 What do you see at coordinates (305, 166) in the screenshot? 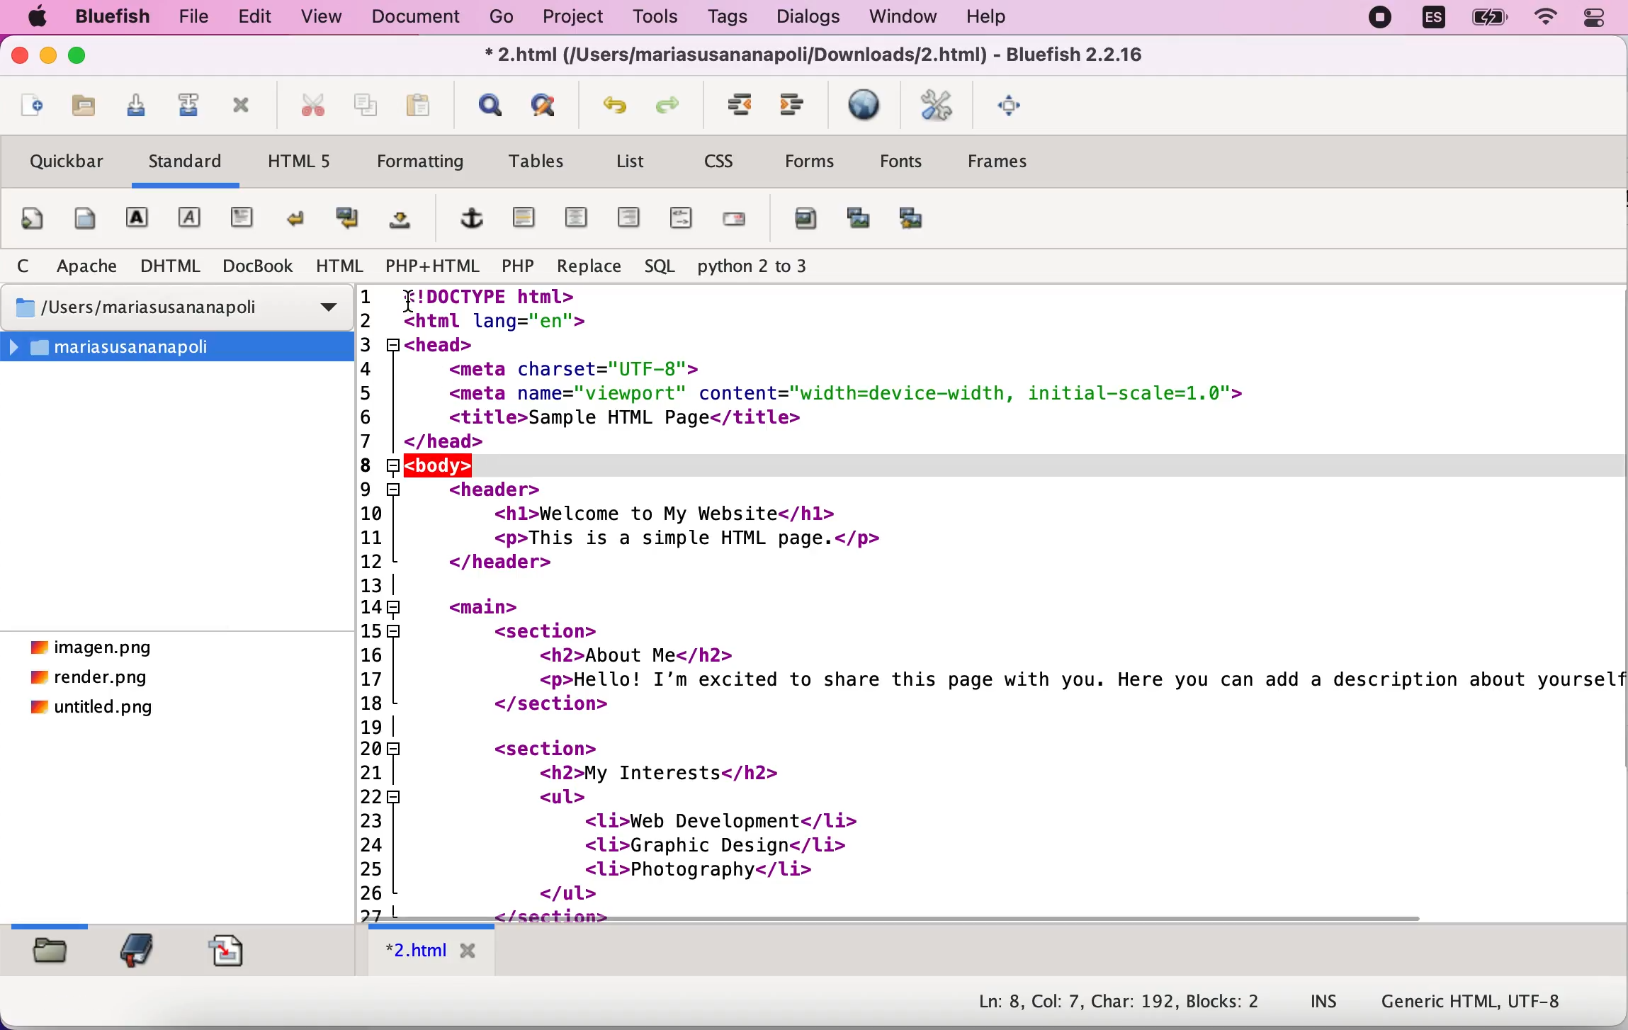
I see `html5` at bounding box center [305, 166].